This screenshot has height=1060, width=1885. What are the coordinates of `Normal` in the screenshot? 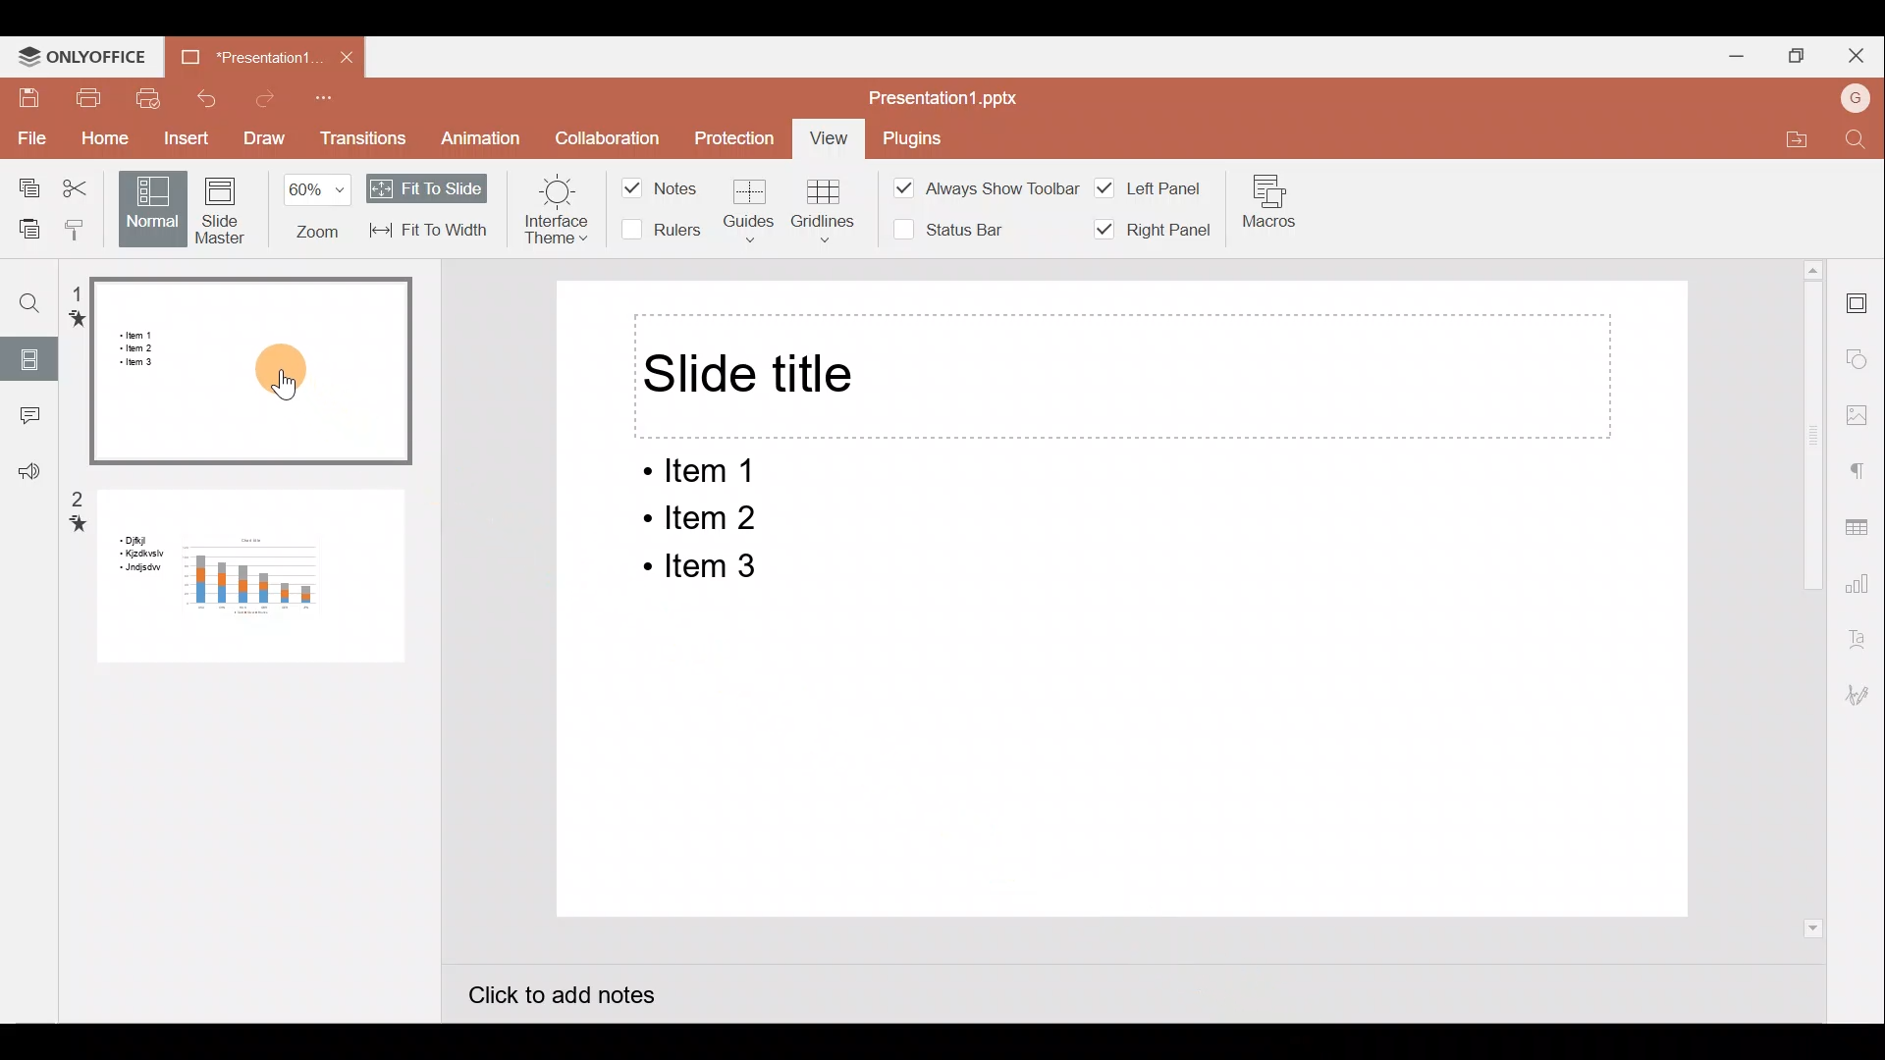 It's located at (151, 209).